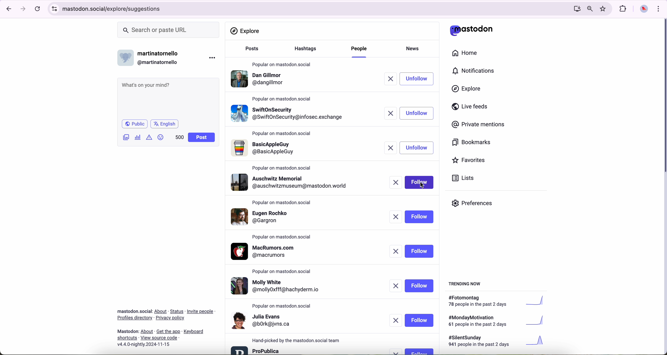 This screenshot has height=355, width=667. What do you see at coordinates (262, 320) in the screenshot?
I see `profile` at bounding box center [262, 320].